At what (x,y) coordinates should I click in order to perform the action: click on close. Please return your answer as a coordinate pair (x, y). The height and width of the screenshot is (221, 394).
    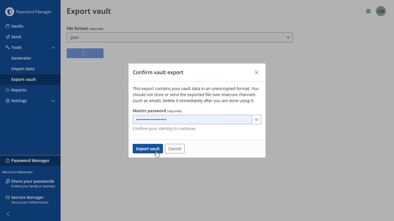
    Looking at the image, I should click on (257, 72).